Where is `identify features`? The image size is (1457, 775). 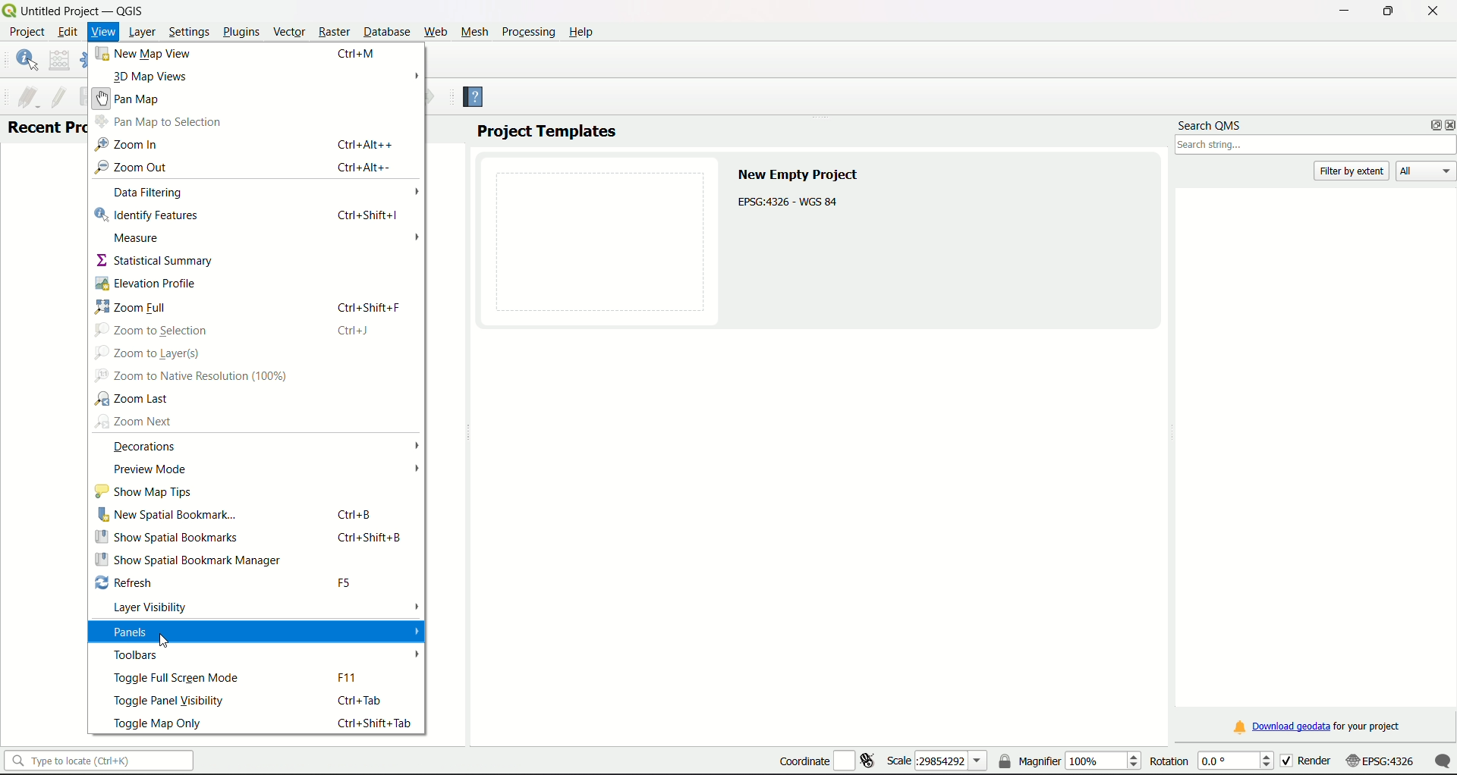 identify features is located at coordinates (26, 58).